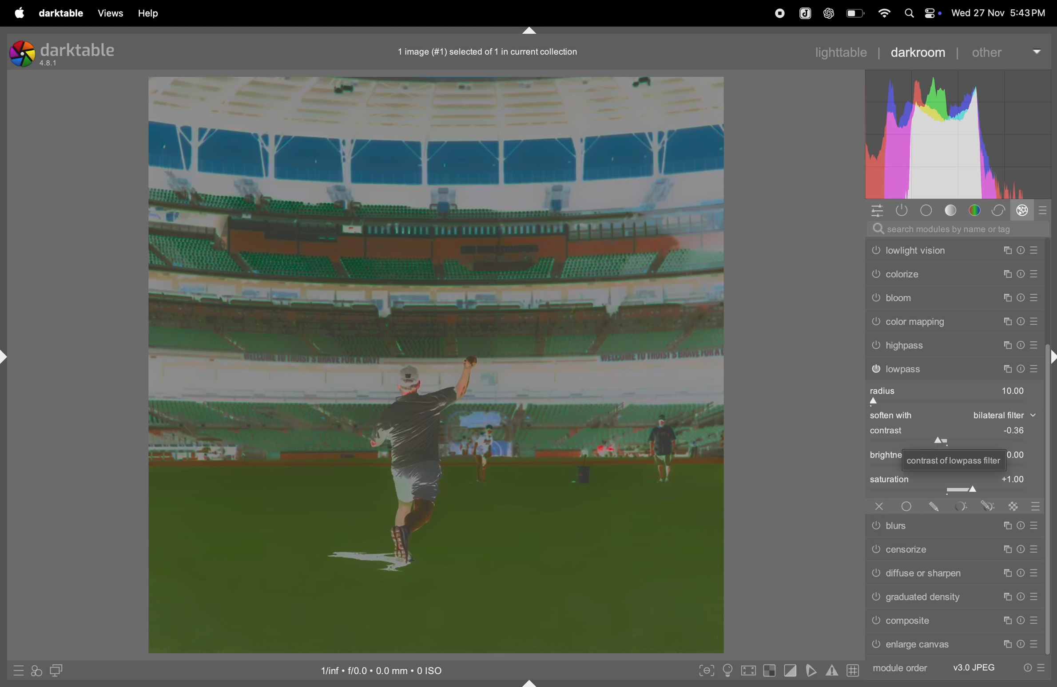  What do you see at coordinates (935, 507) in the screenshot?
I see `drawn mask` at bounding box center [935, 507].